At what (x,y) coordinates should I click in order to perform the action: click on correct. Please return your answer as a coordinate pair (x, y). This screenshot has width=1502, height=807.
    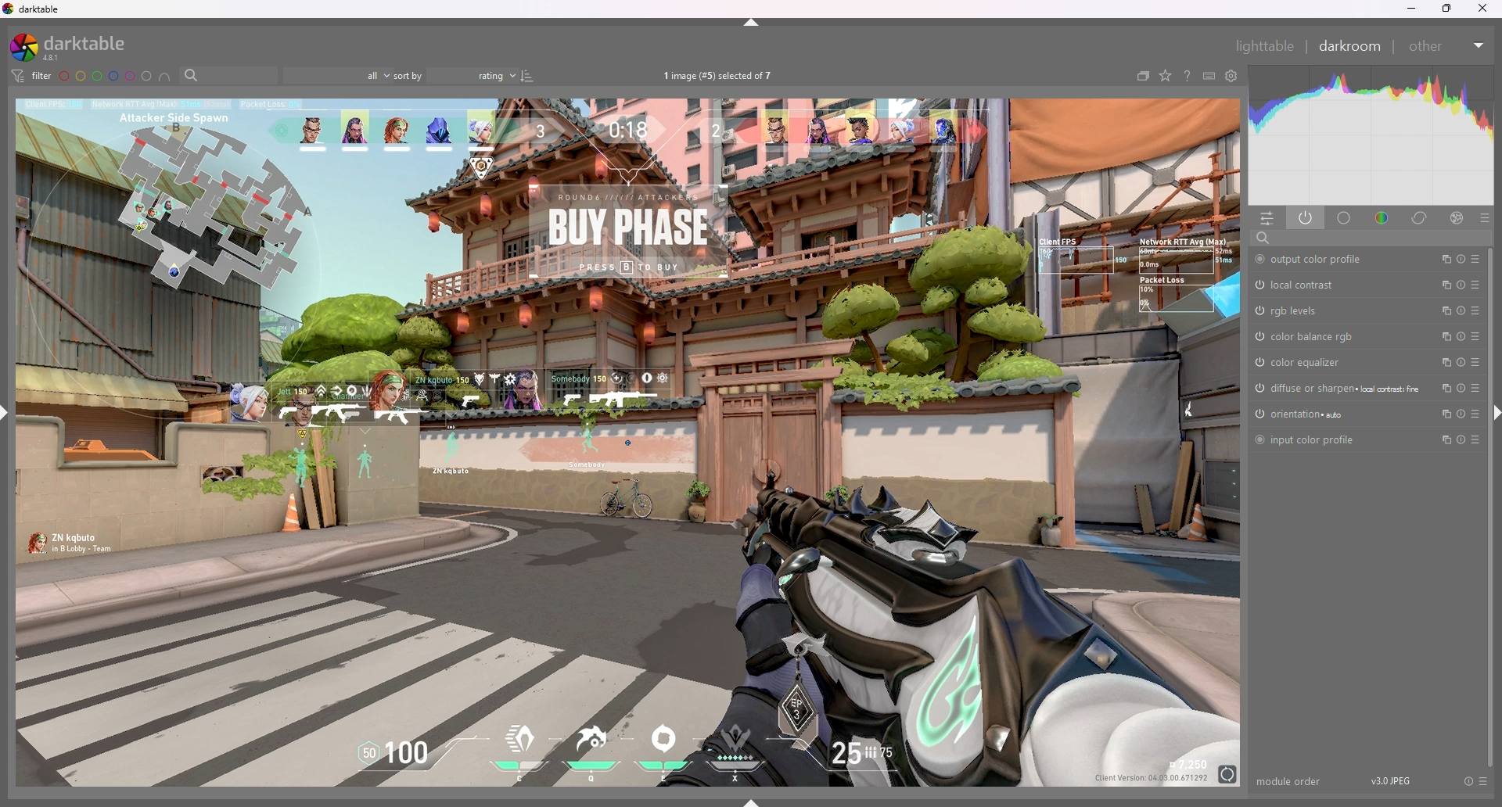
    Looking at the image, I should click on (1421, 217).